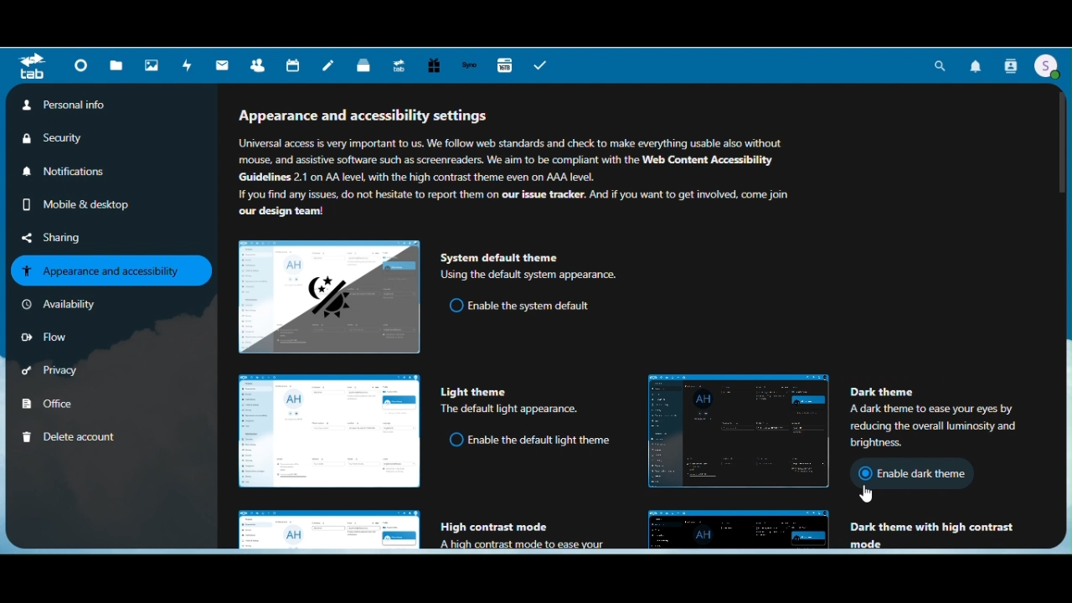 The width and height of the screenshot is (1072, 603). I want to click on Account icon, so click(1048, 67).